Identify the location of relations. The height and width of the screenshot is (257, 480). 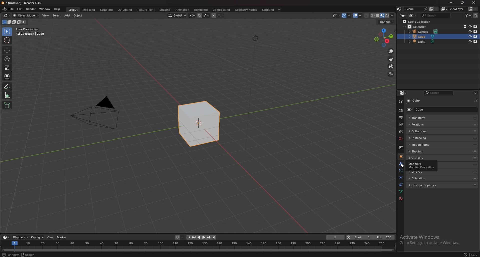
(424, 125).